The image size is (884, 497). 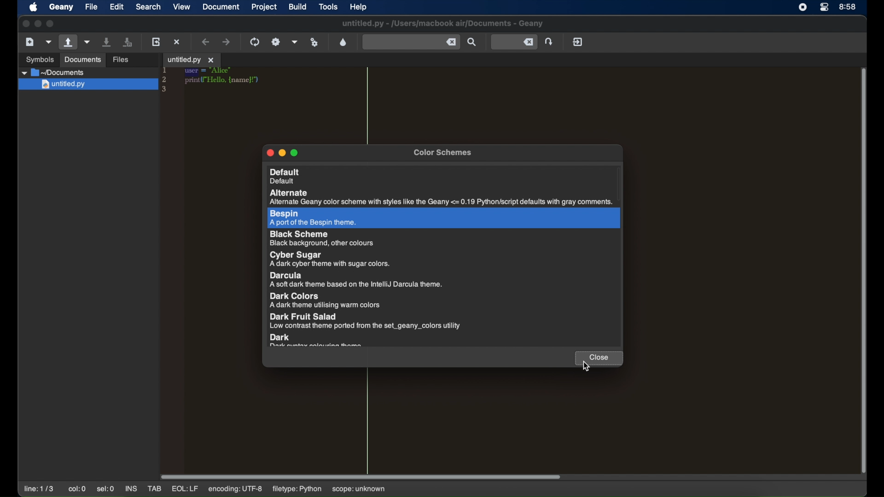 I want to click on open existing file, so click(x=68, y=42).